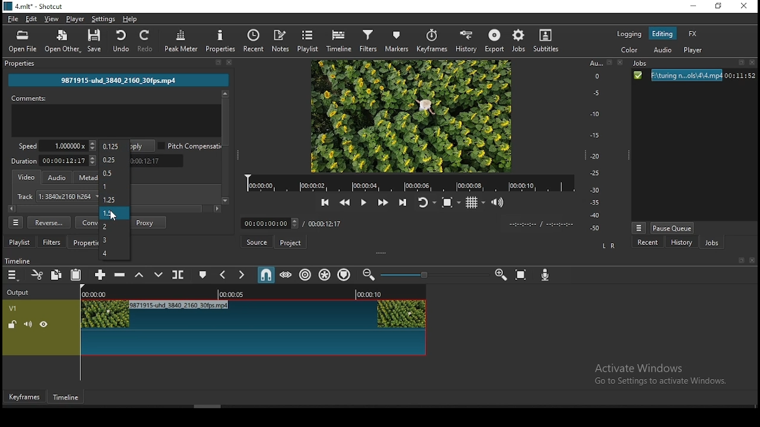  I want to click on settings, so click(104, 19).